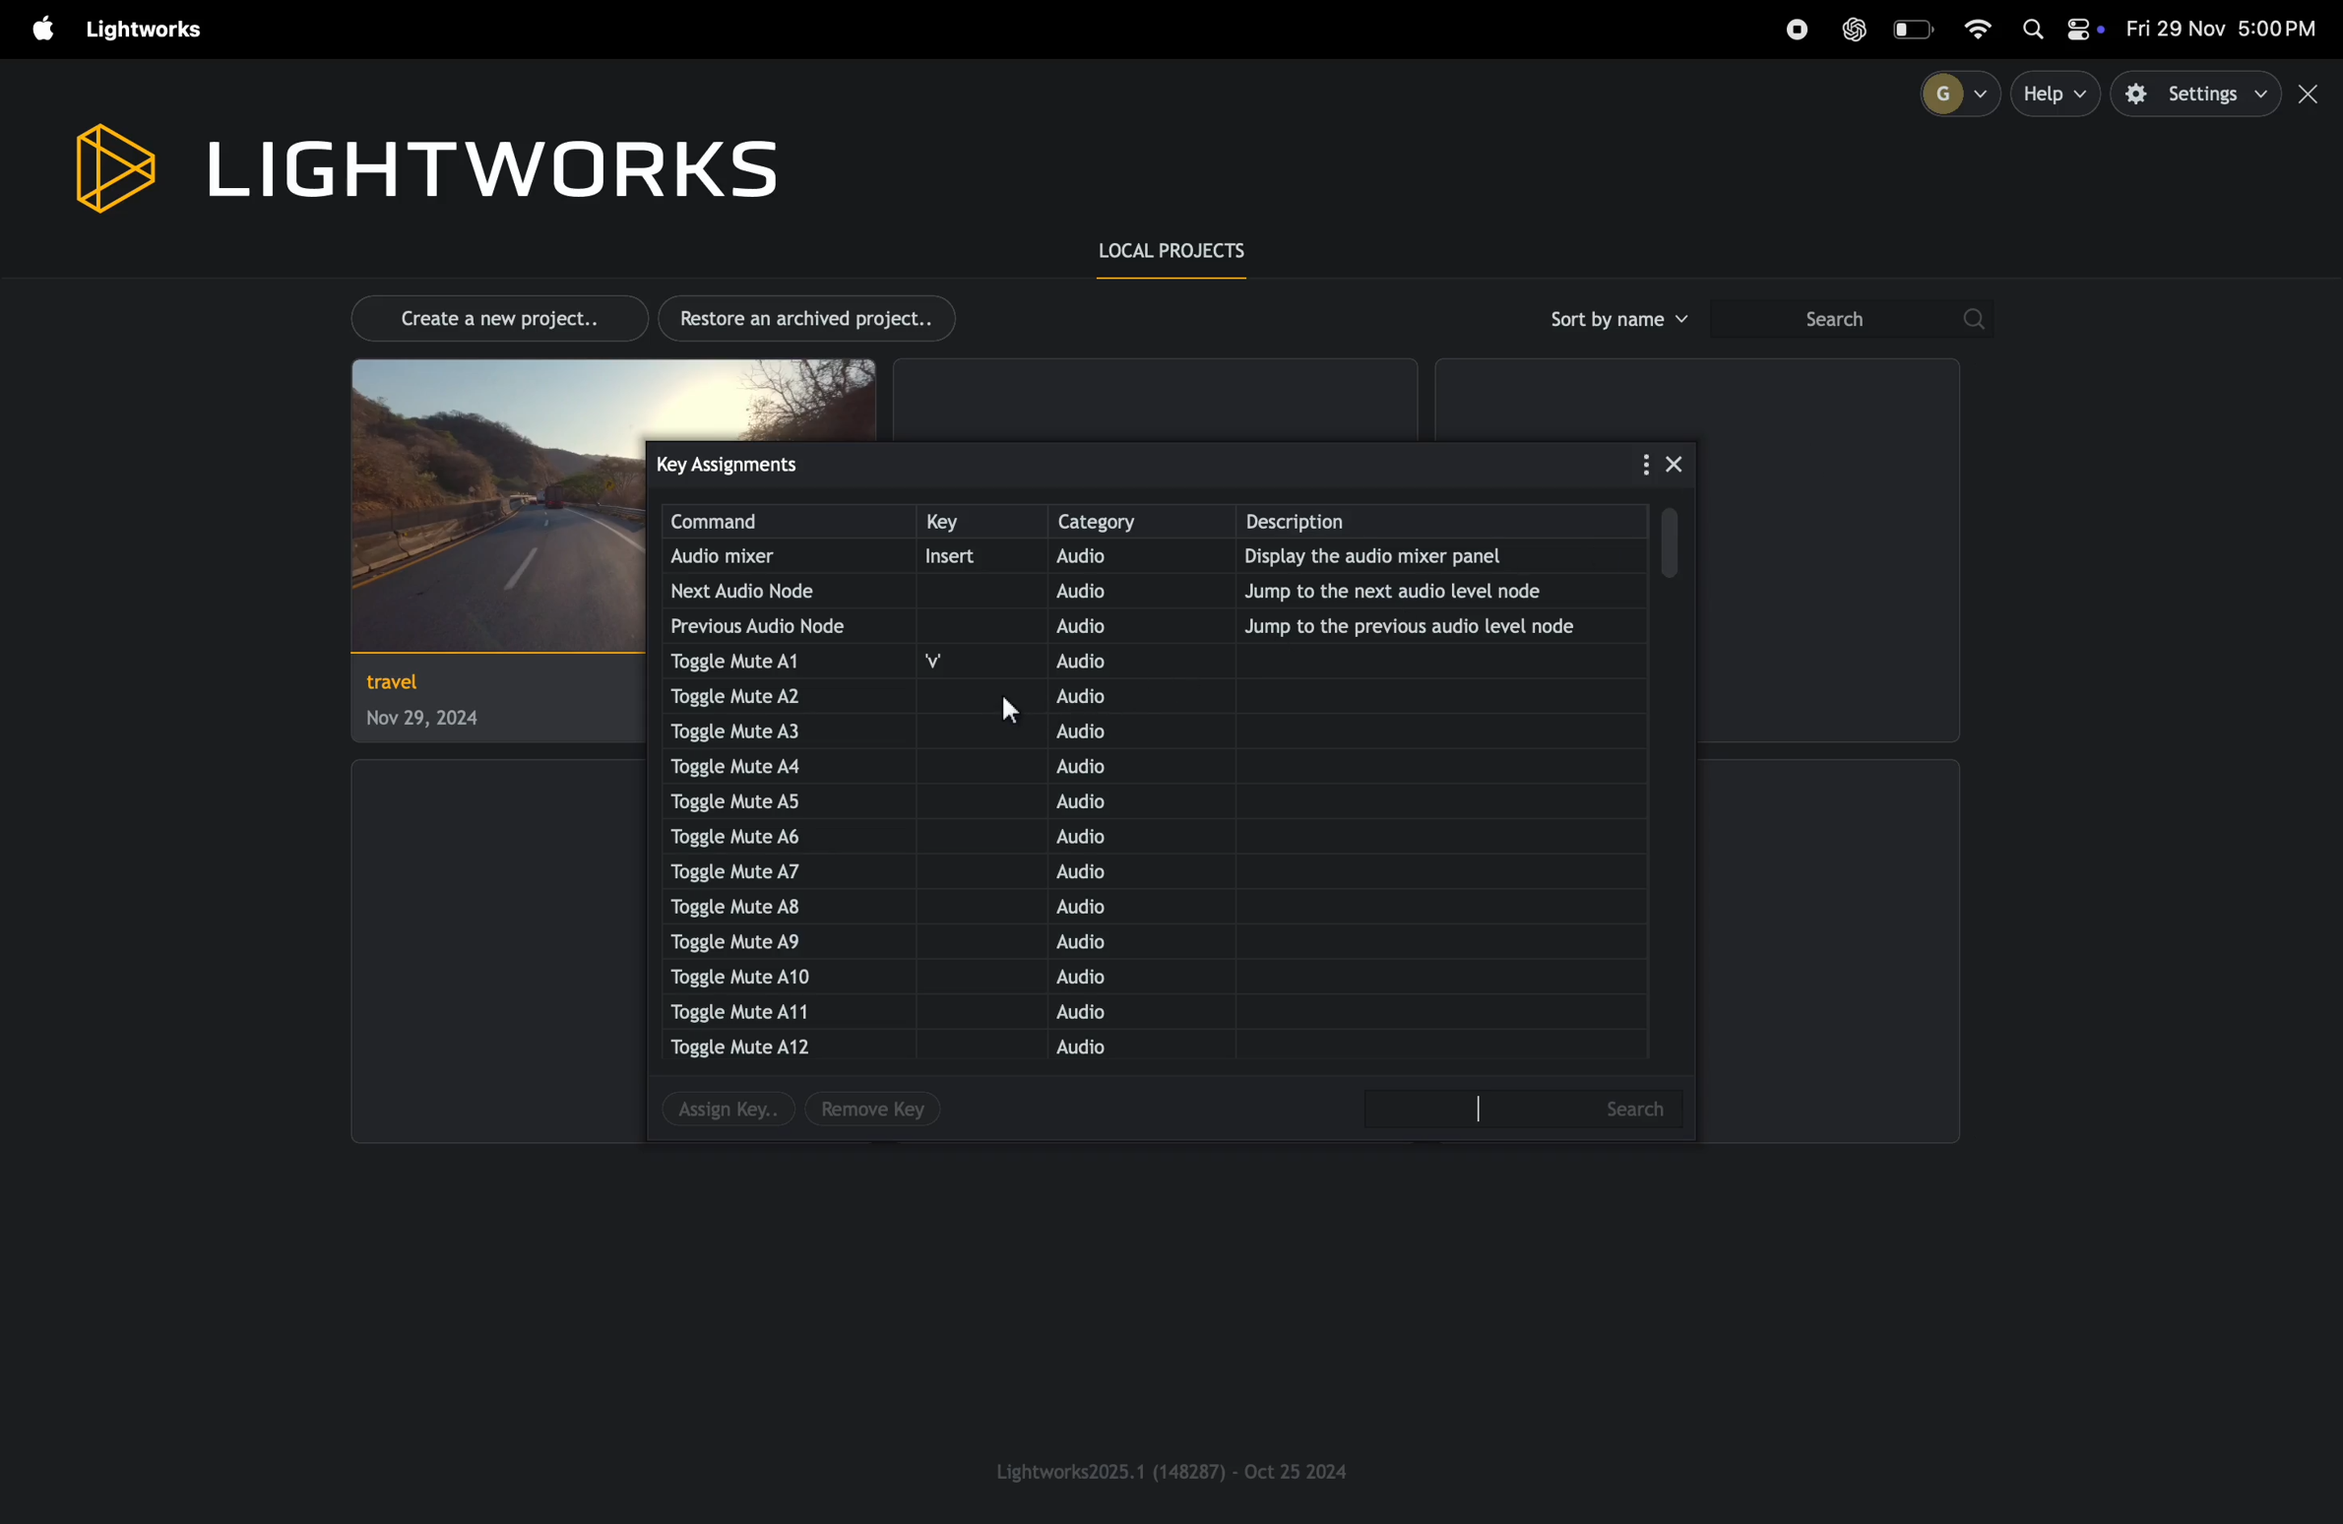 The image size is (2343, 1524). What do you see at coordinates (783, 764) in the screenshot?
I see `toggle mute A4` at bounding box center [783, 764].